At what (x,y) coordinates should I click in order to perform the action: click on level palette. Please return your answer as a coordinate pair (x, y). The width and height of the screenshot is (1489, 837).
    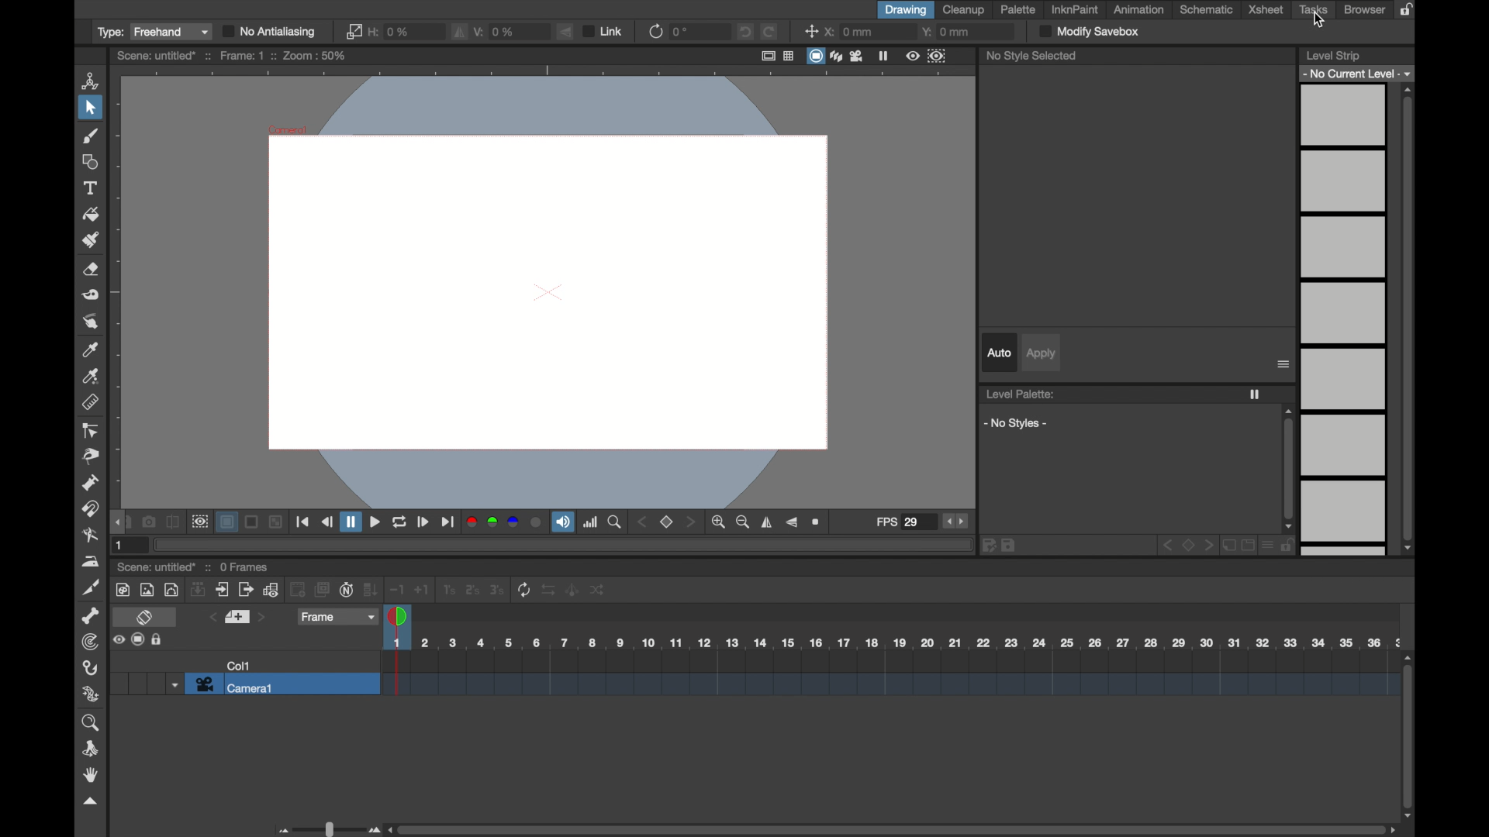
    Looking at the image, I should click on (1019, 394).